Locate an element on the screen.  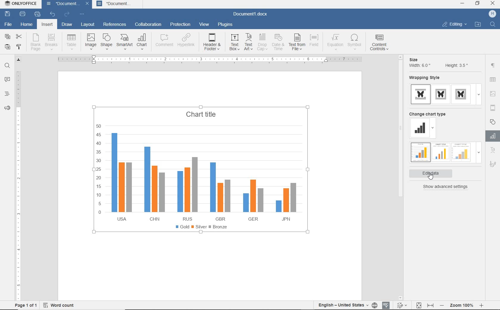
close is located at coordinates (88, 4).